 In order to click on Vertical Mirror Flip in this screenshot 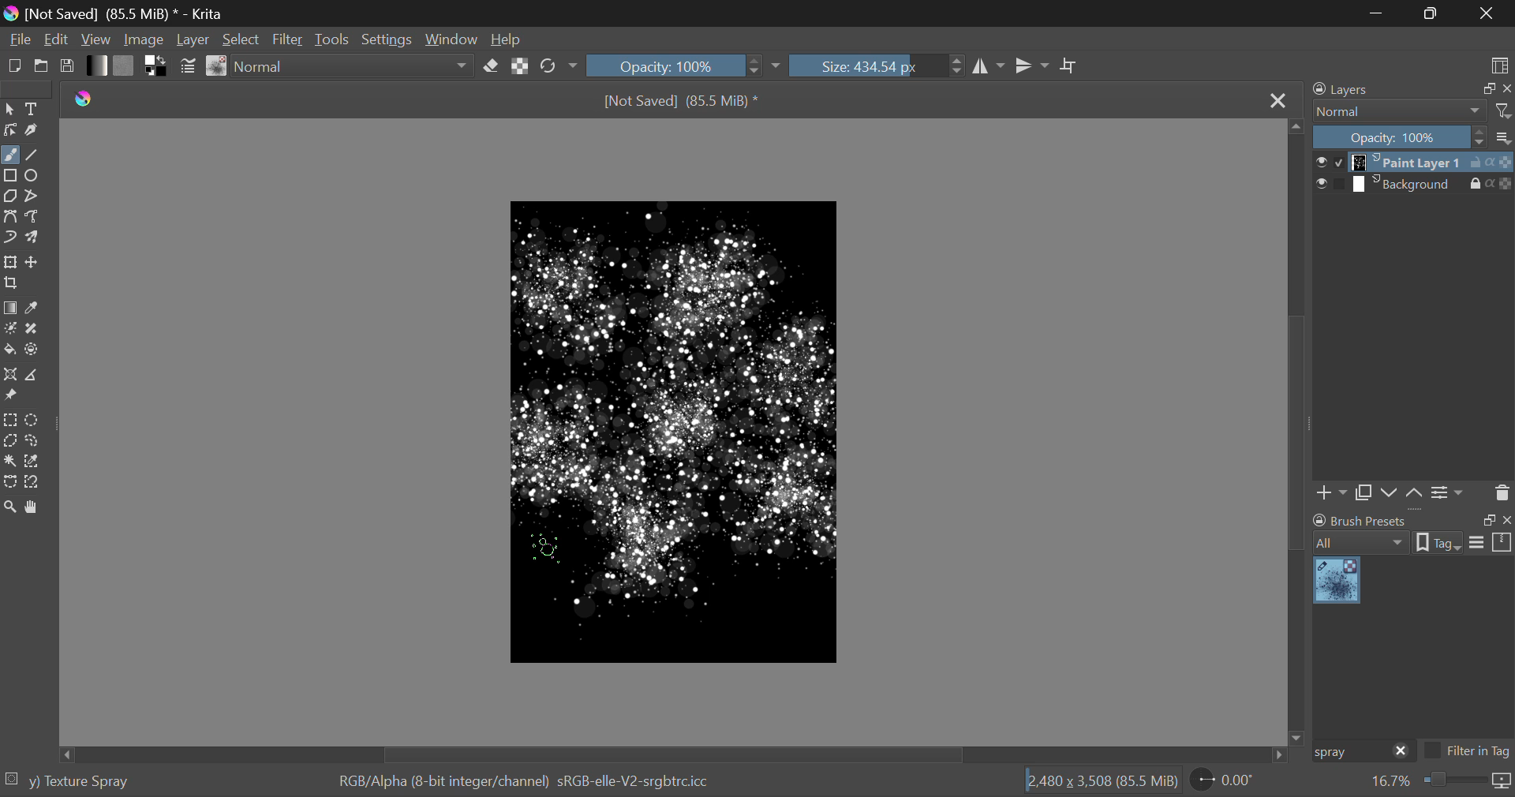, I will do `click(986, 66)`.